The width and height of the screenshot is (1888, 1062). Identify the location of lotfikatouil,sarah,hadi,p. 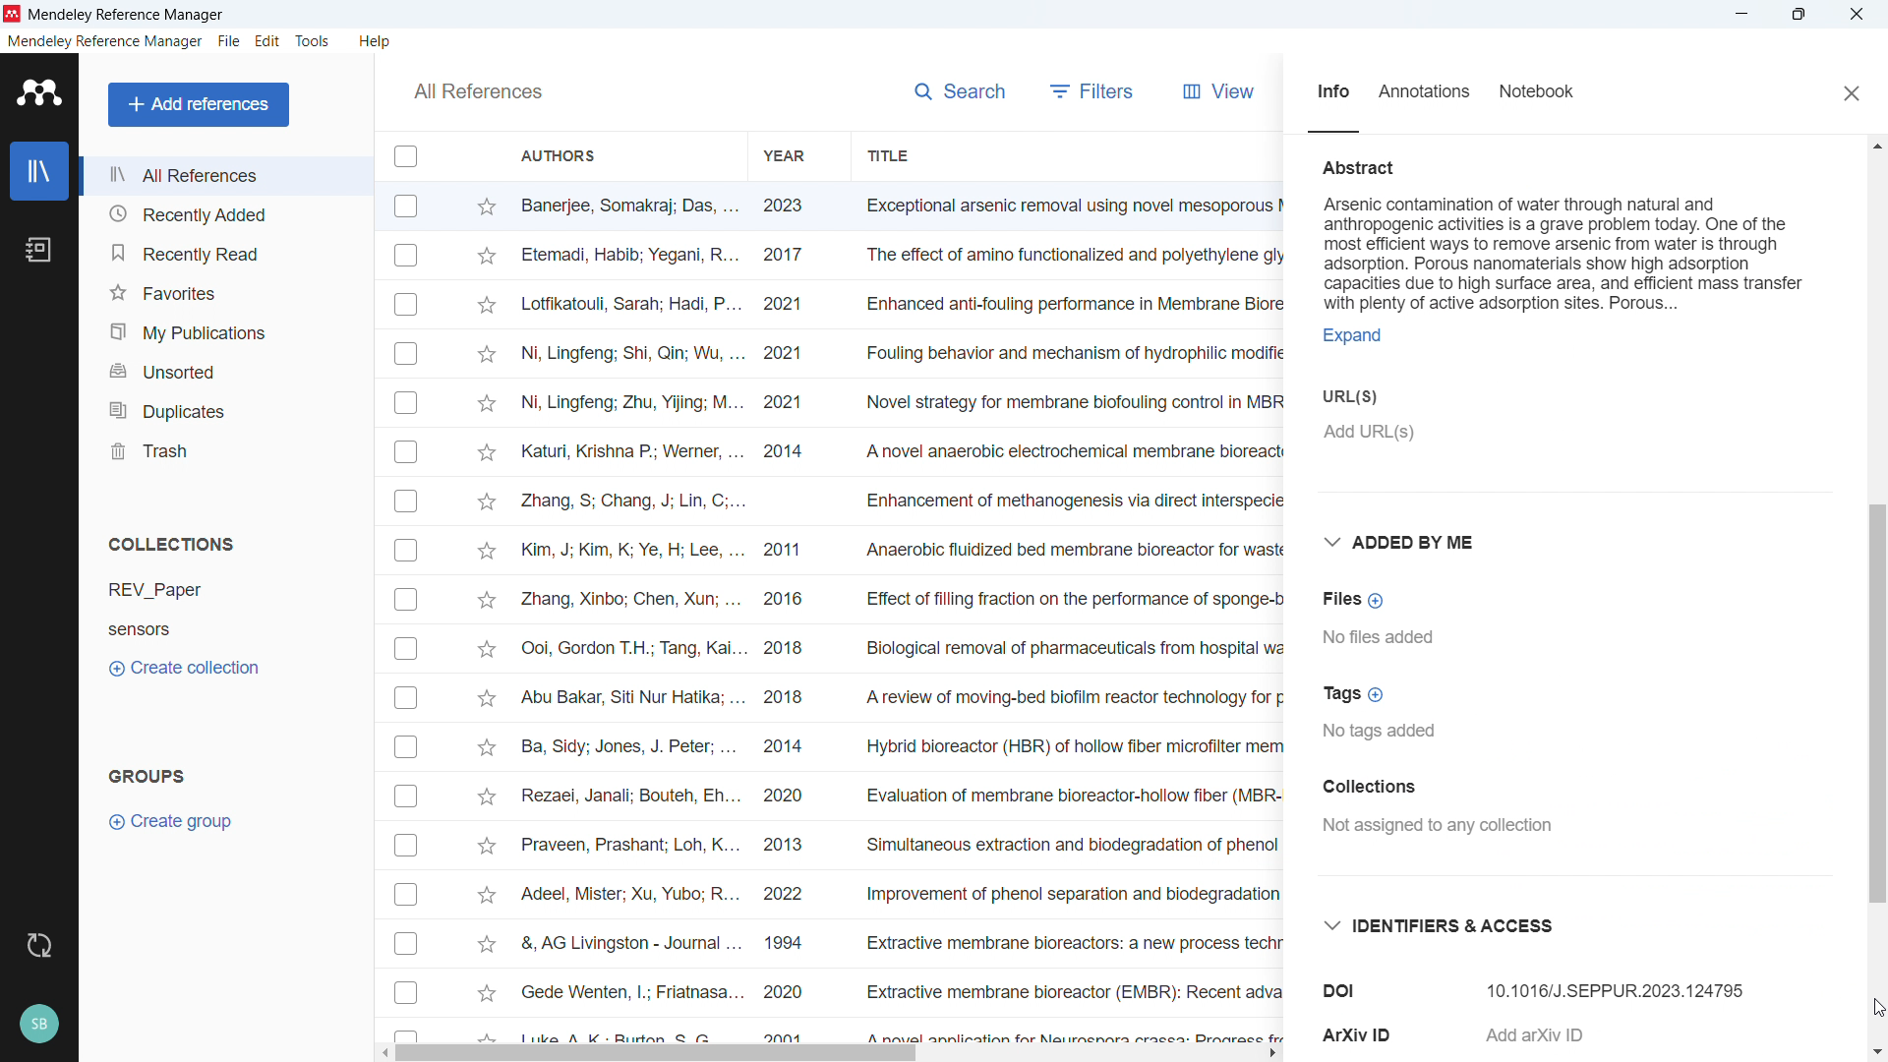
(628, 305).